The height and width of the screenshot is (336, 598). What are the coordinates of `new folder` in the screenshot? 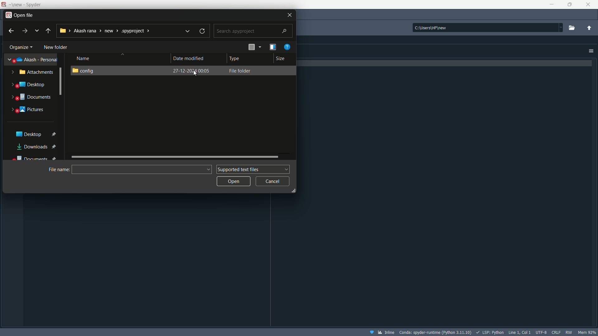 It's located at (56, 47).